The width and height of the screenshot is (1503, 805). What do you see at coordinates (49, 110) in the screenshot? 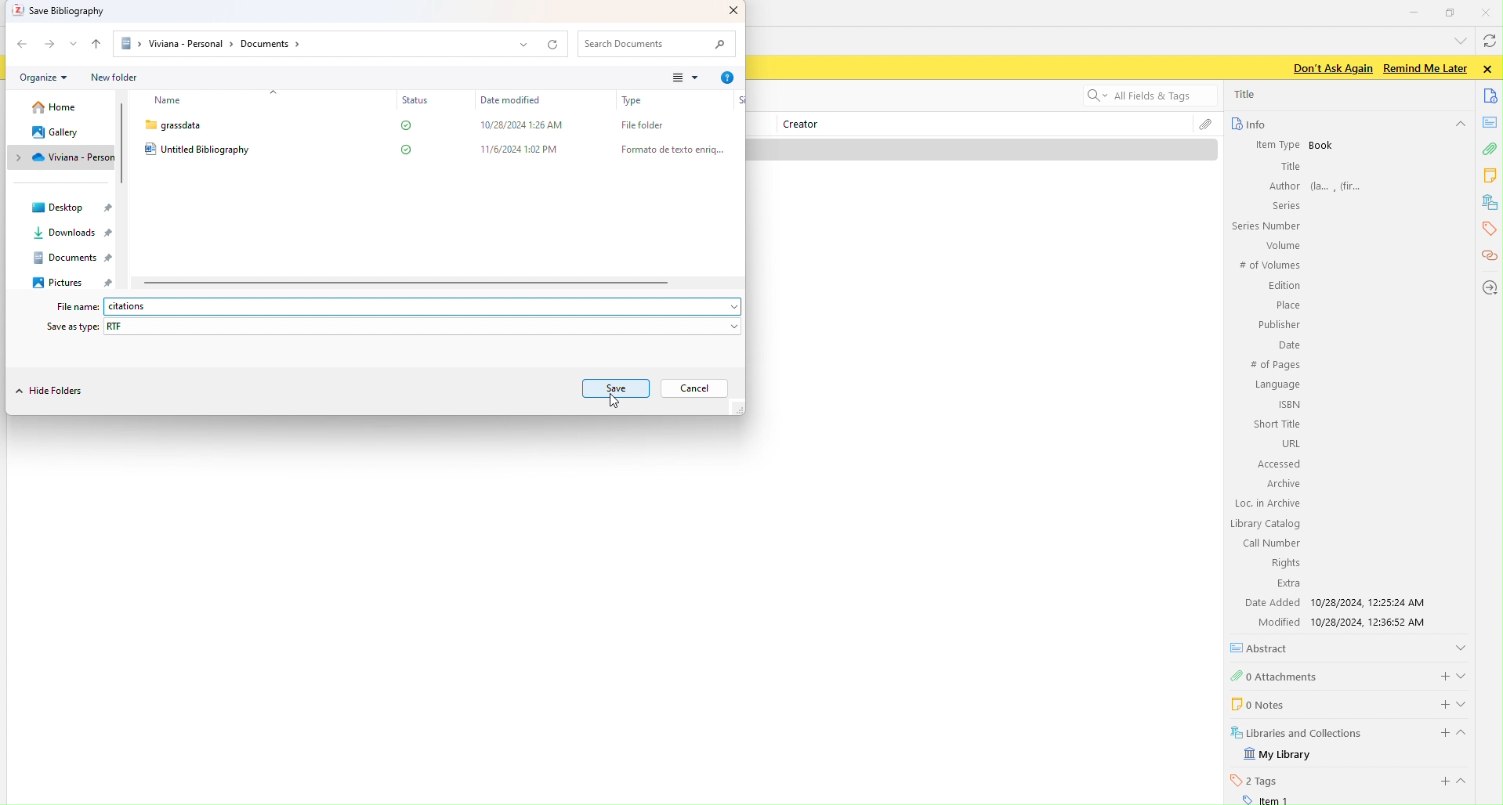
I see `Home` at bounding box center [49, 110].